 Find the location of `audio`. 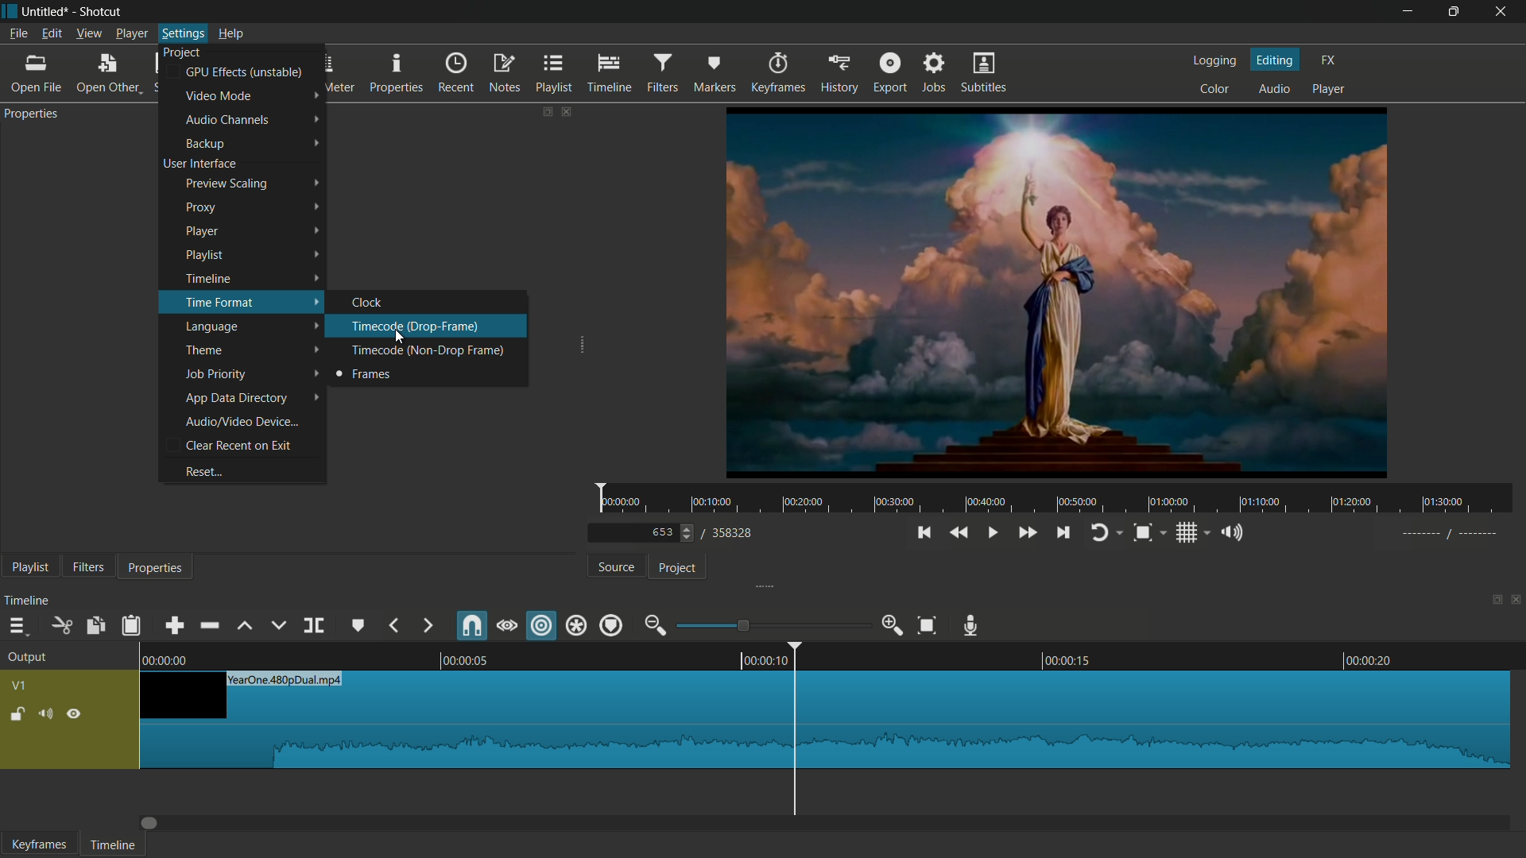

audio is located at coordinates (1272, 88).